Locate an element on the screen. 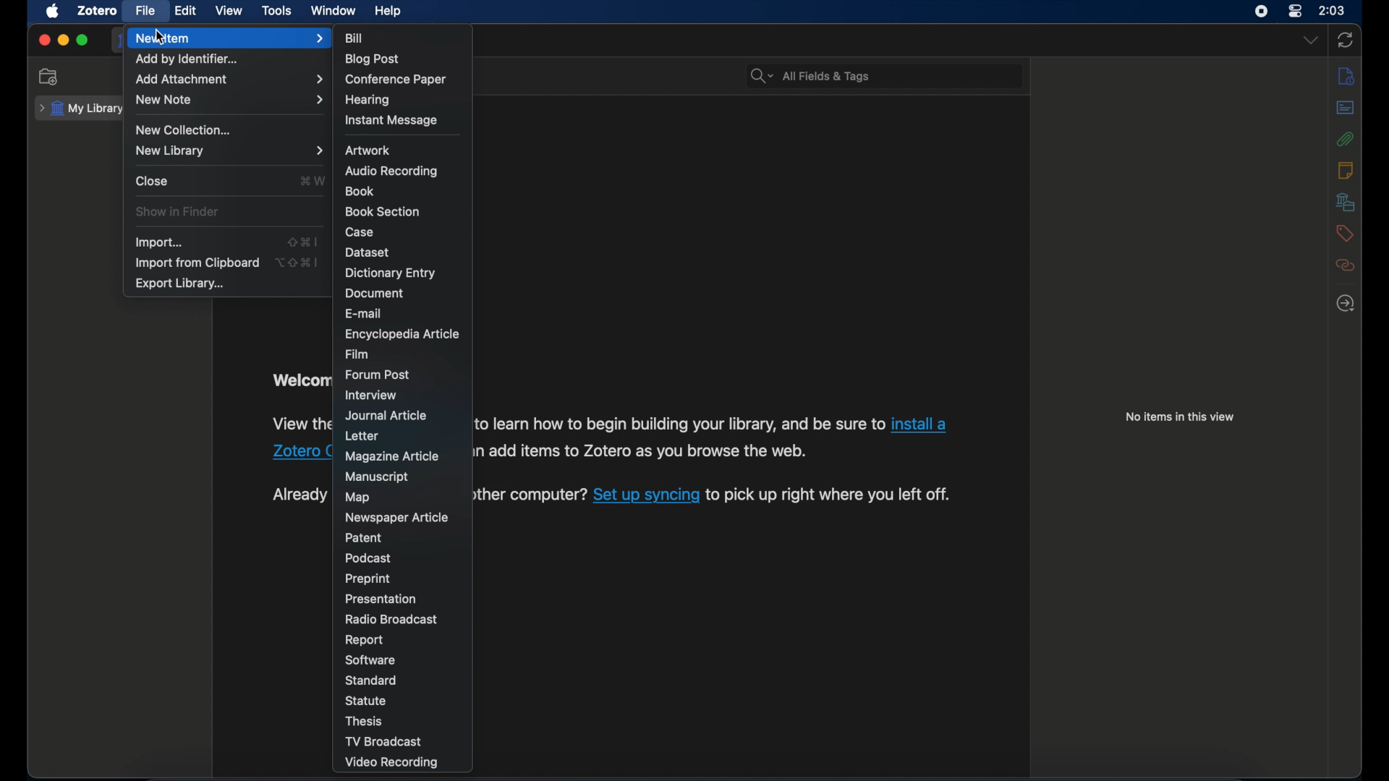 The image size is (1389, 781). bill is located at coordinates (355, 38).